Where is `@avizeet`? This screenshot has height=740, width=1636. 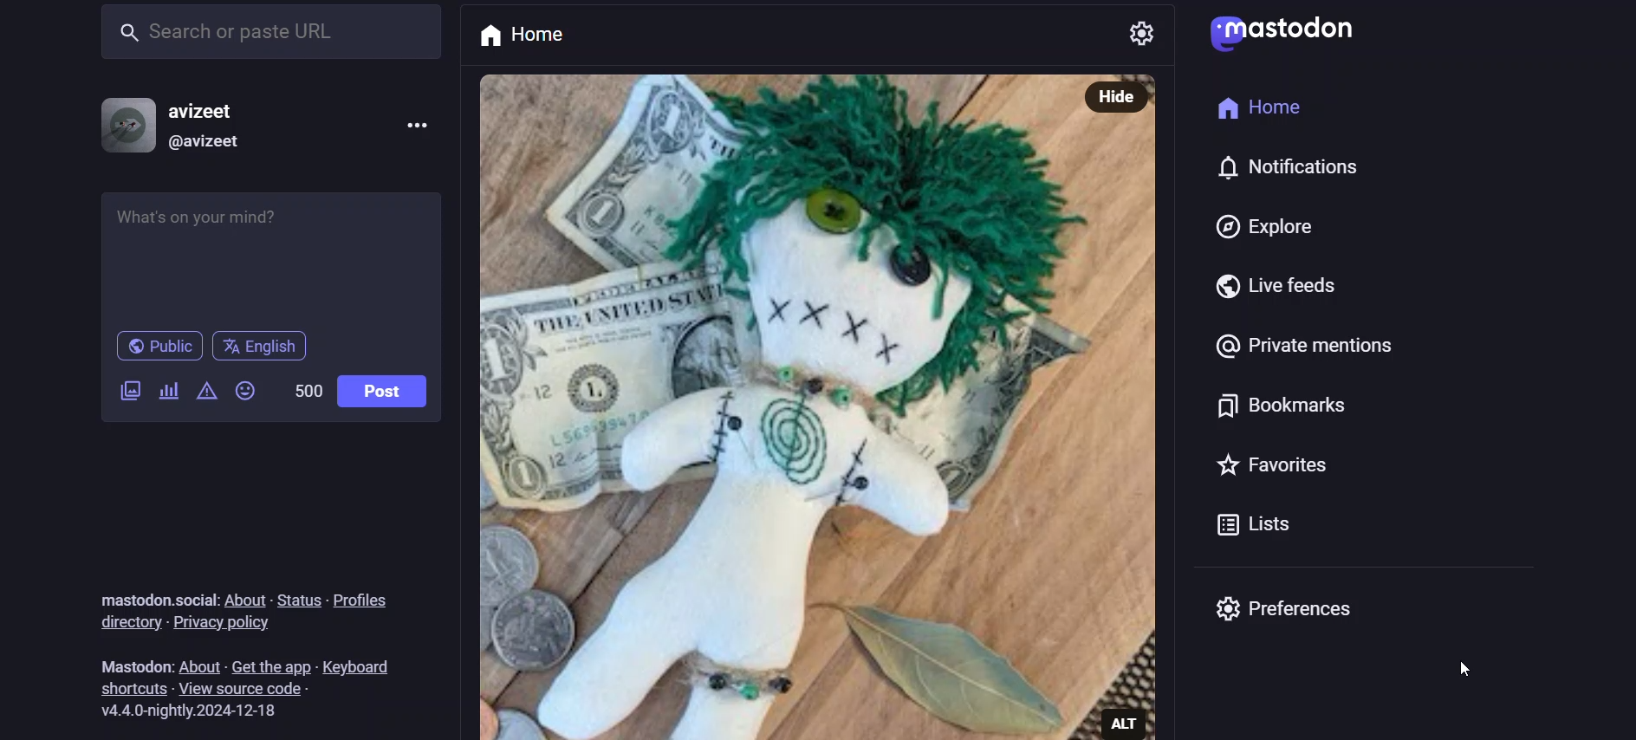
@avizeet is located at coordinates (209, 145).